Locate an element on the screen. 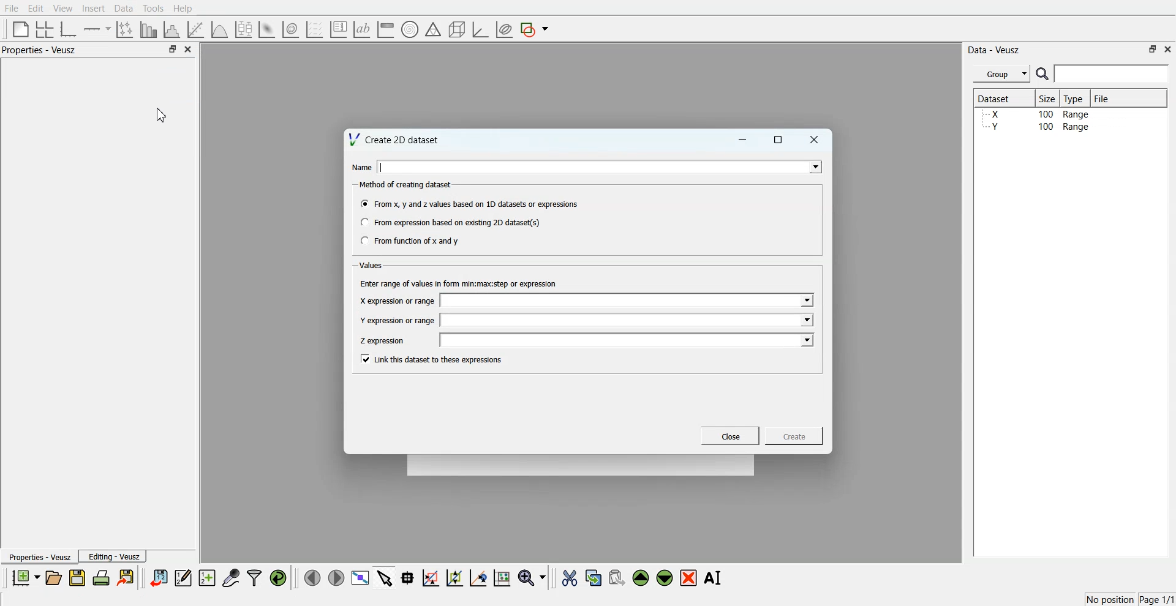  View plot full screen is located at coordinates (361, 577).